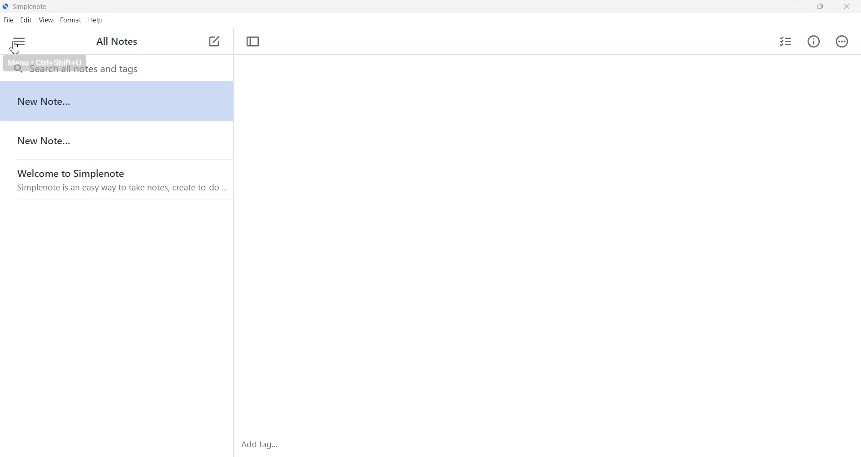  I want to click on Note, so click(117, 141).